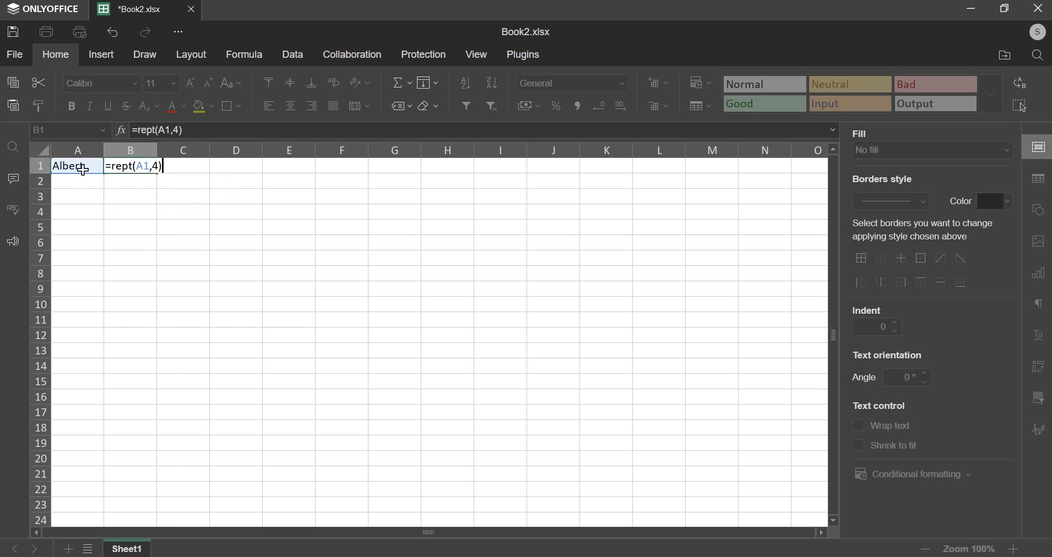  What do you see at coordinates (333, 82) in the screenshot?
I see `wrap text` at bounding box center [333, 82].